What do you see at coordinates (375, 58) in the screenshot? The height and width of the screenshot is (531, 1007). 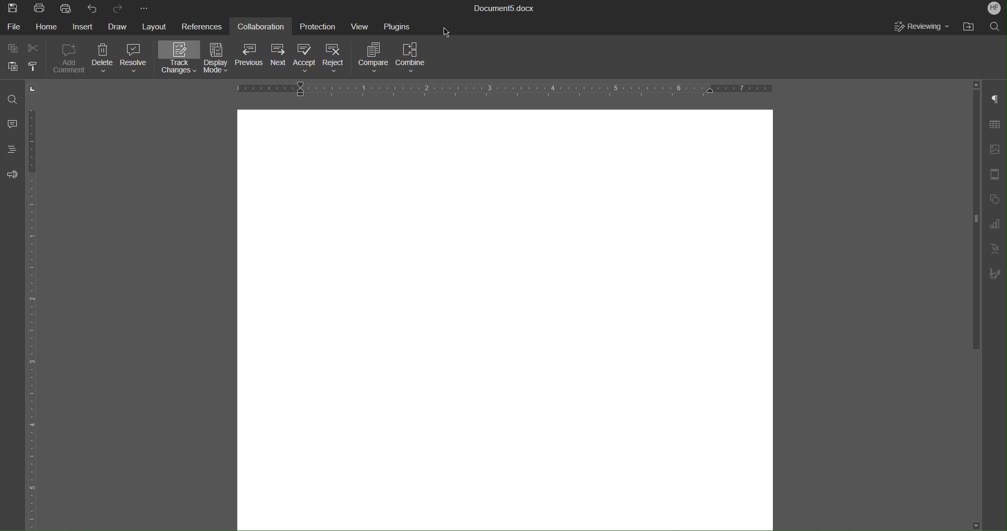 I see `Compare` at bounding box center [375, 58].